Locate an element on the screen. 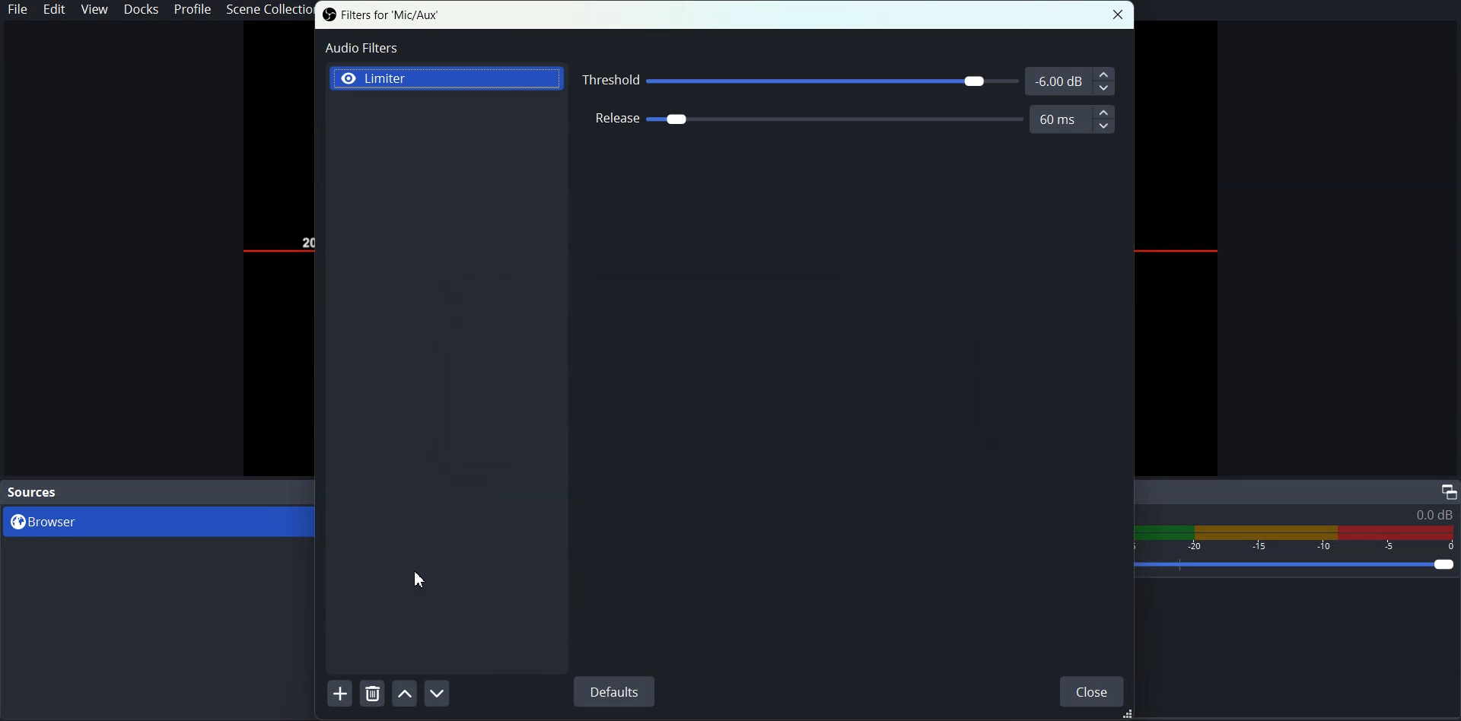 The image size is (1461, 721).  ms is located at coordinates (1058, 119).